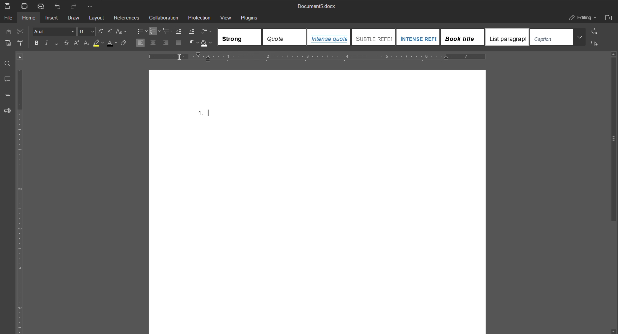 This screenshot has height=334, width=618. I want to click on insertion cursor, so click(179, 57).